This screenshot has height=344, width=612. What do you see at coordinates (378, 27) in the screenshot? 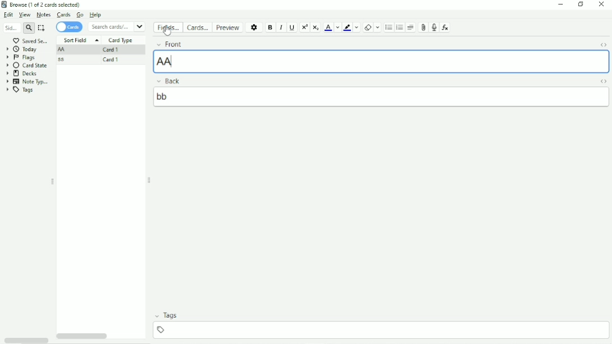
I see `Select formatting to remove` at bounding box center [378, 27].